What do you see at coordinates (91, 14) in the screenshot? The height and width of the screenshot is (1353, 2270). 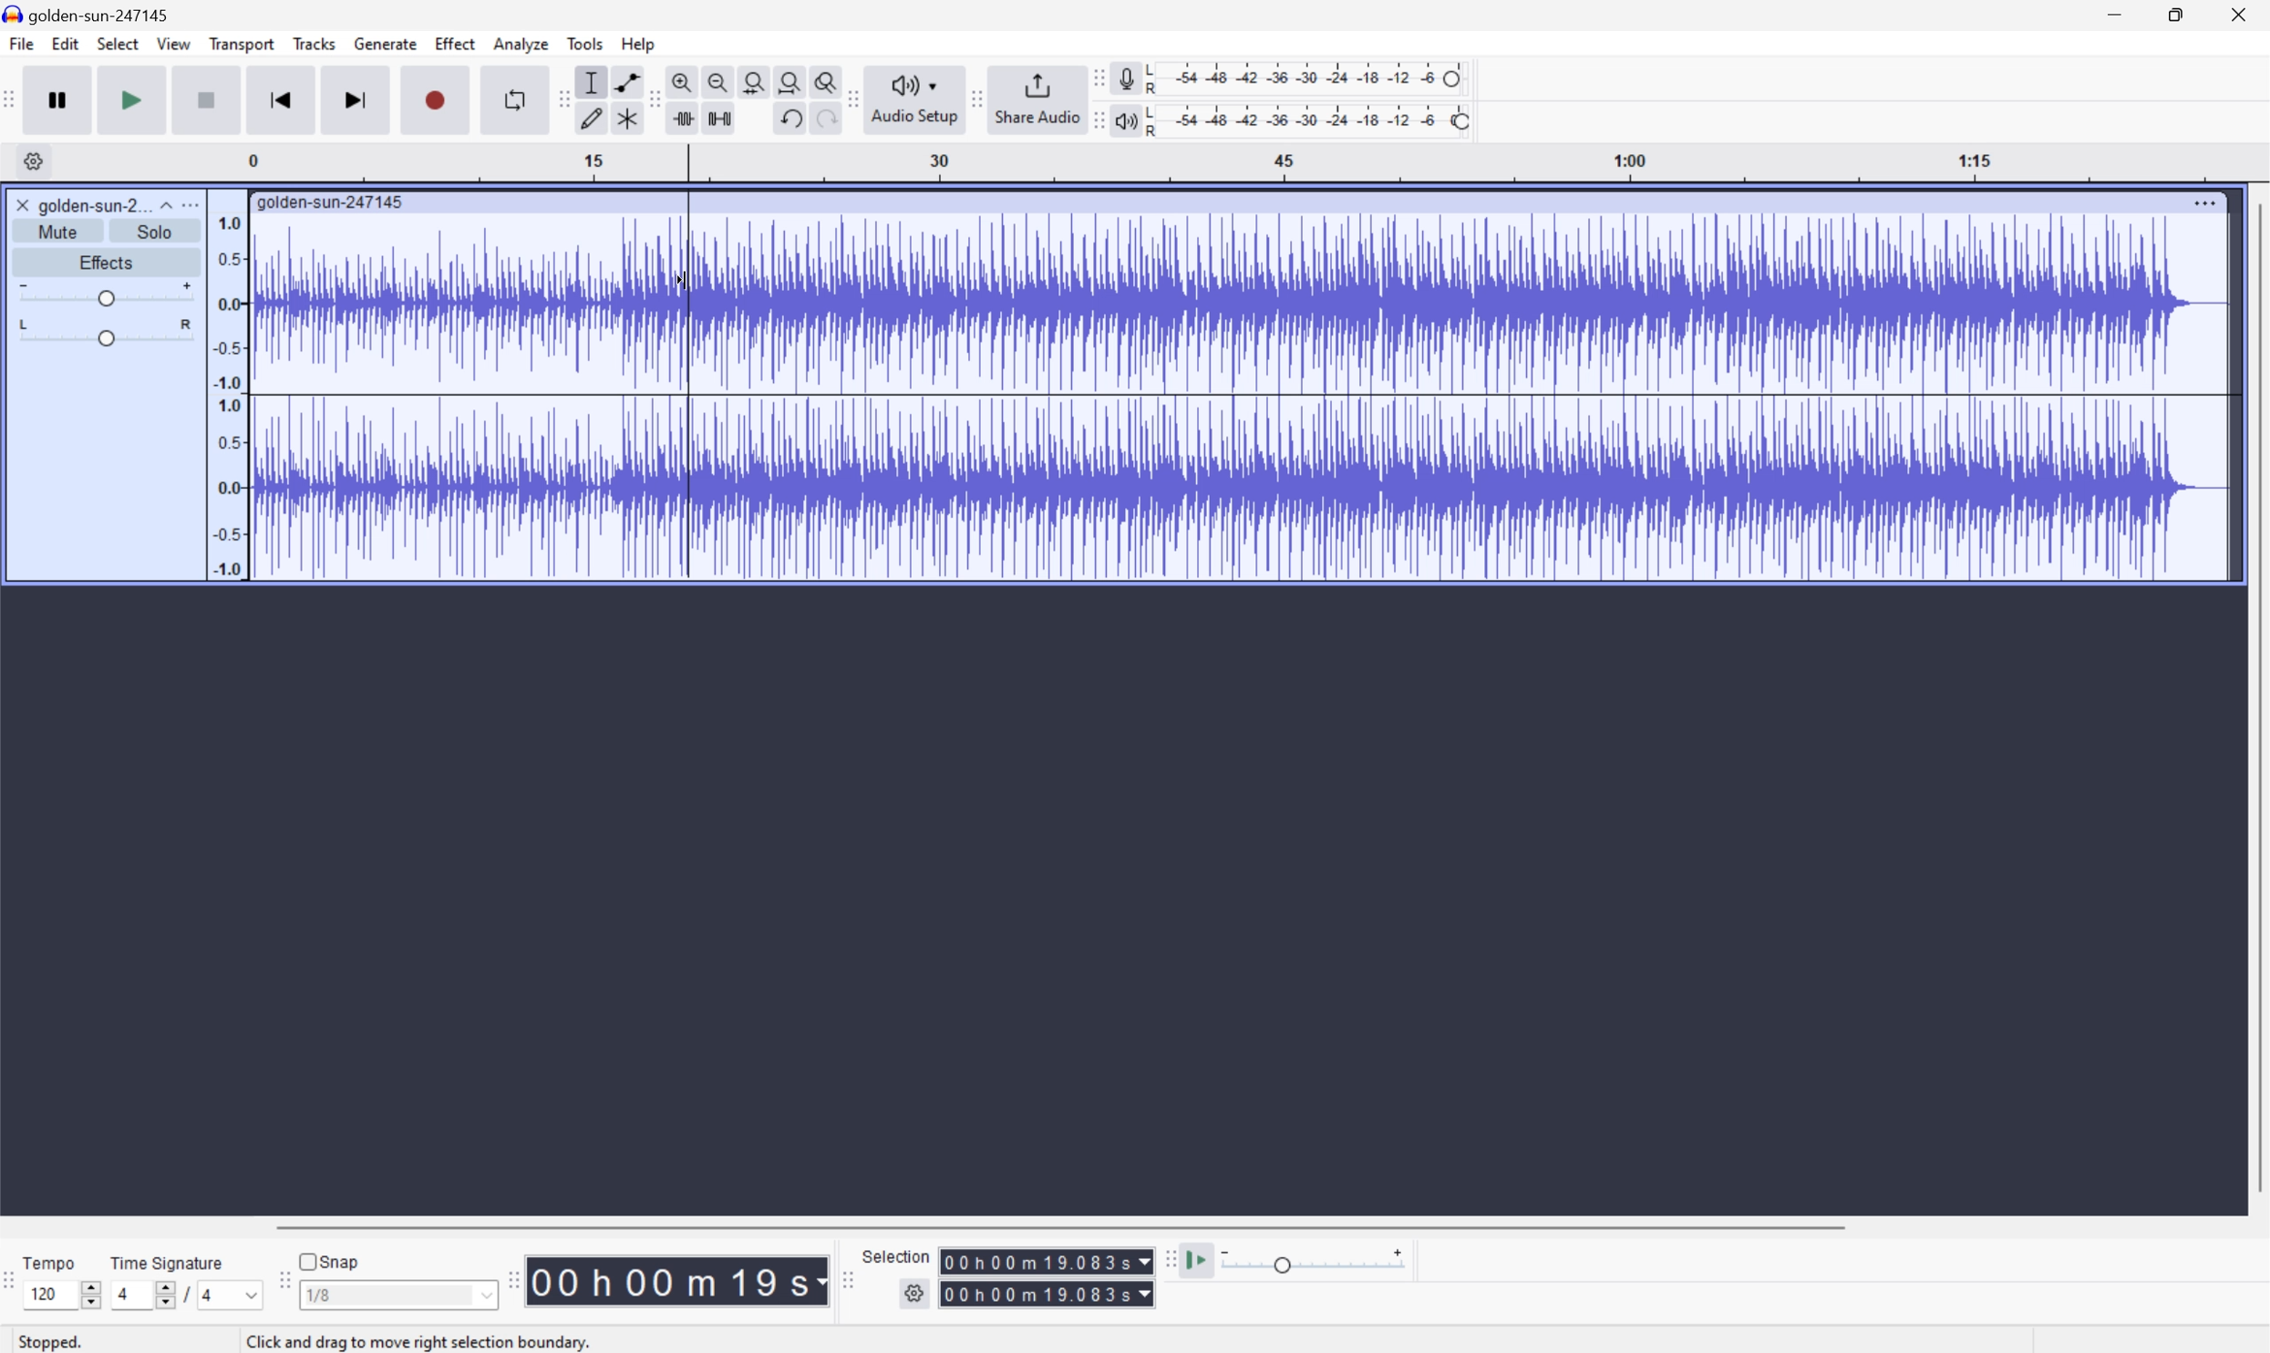 I see `golden-sun-247145` at bounding box center [91, 14].